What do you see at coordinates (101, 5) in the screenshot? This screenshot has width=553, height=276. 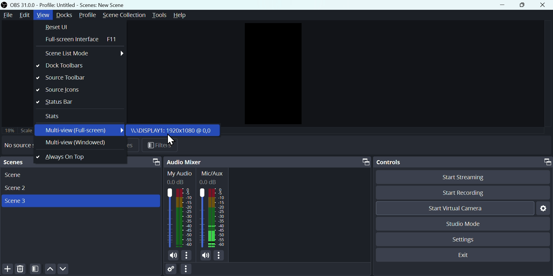 I see `Scenes Title` at bounding box center [101, 5].